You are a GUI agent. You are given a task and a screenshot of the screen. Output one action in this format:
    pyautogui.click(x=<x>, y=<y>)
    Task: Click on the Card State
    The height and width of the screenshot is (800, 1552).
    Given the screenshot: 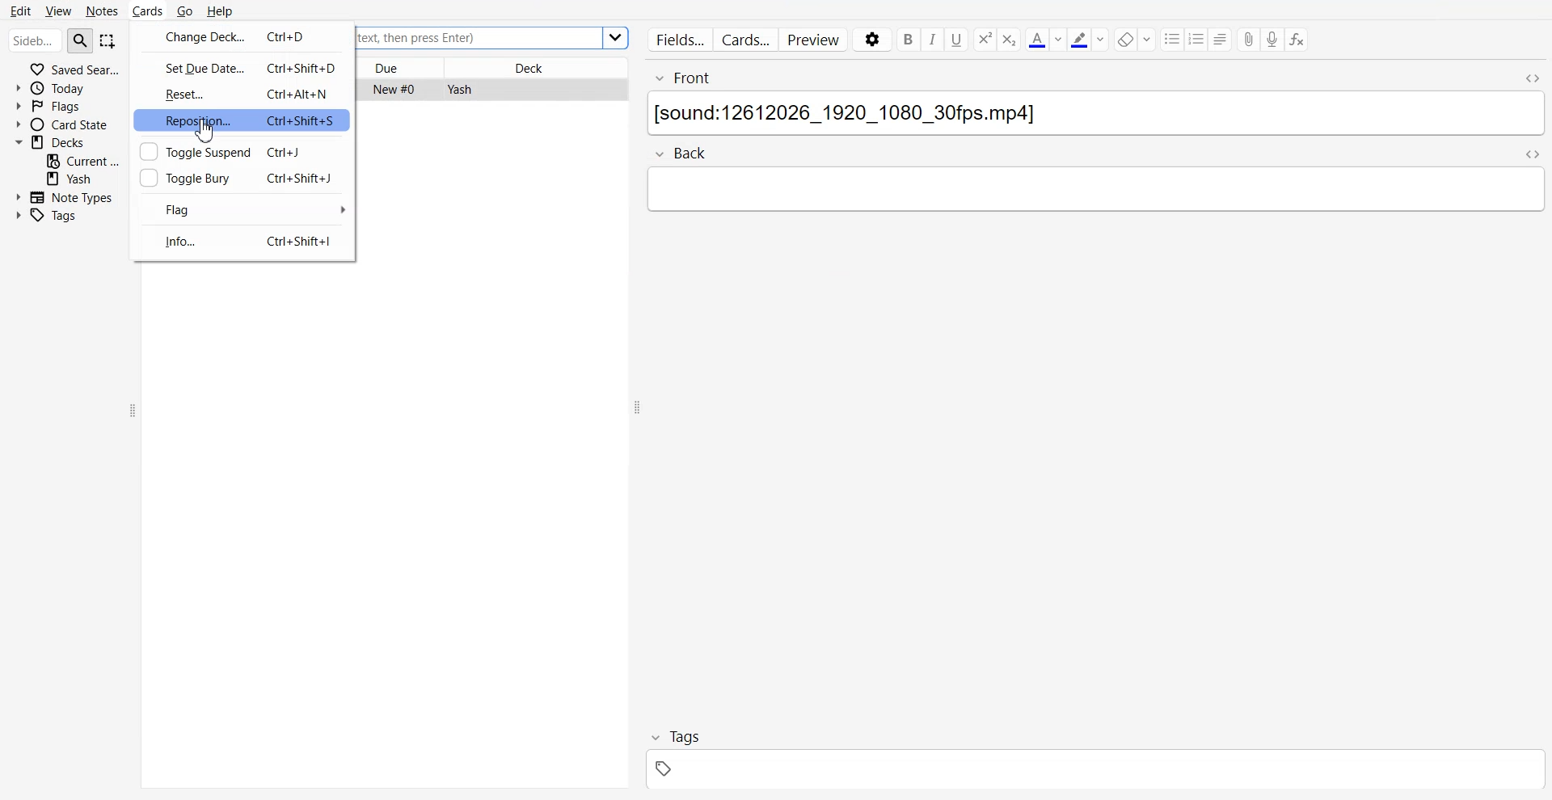 What is the action you would take?
    pyautogui.click(x=67, y=124)
    